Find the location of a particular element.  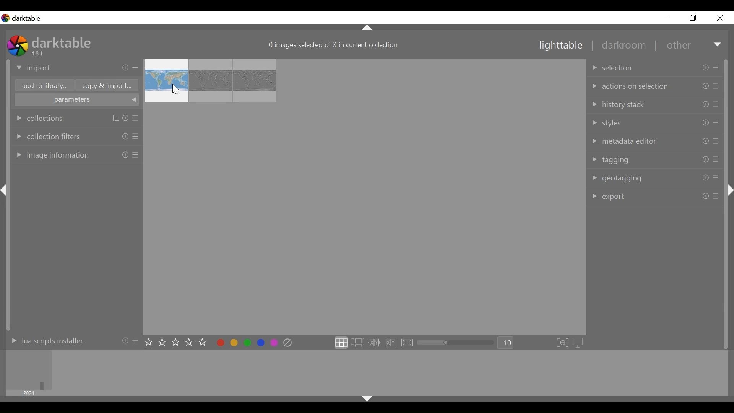

restore is located at coordinates (695, 19).